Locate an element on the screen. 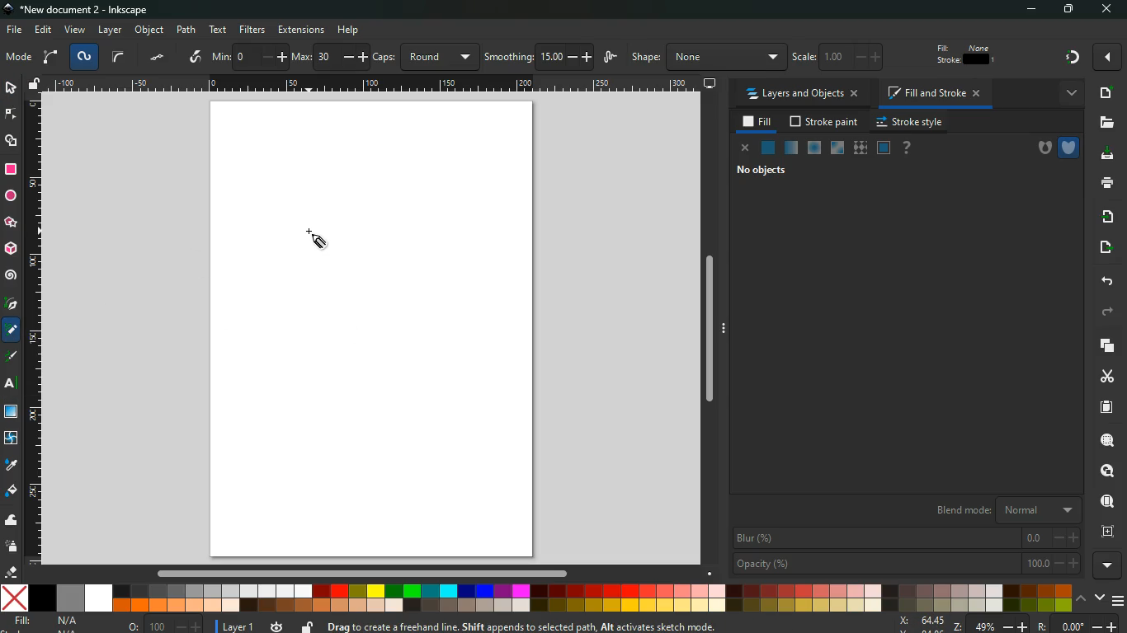 The width and height of the screenshot is (1127, 633). inkscape is located at coordinates (87, 9).